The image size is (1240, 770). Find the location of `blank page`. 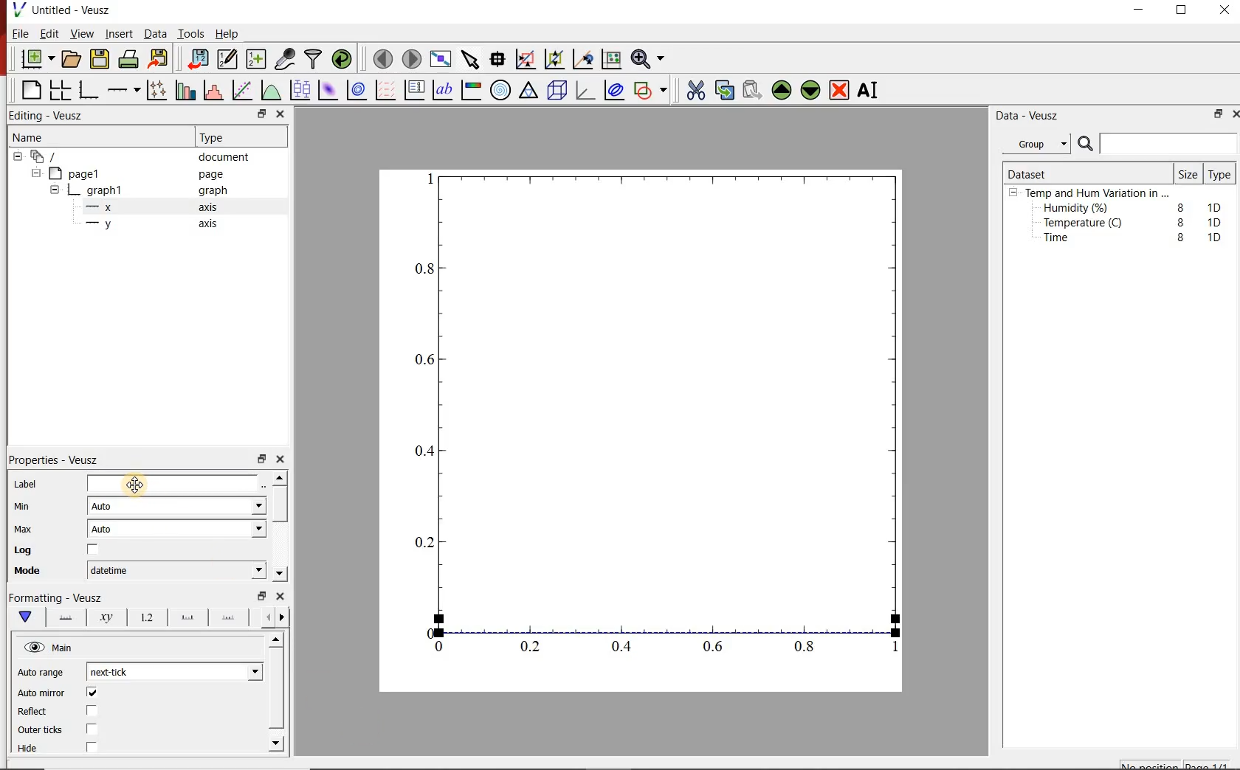

blank page is located at coordinates (30, 89).